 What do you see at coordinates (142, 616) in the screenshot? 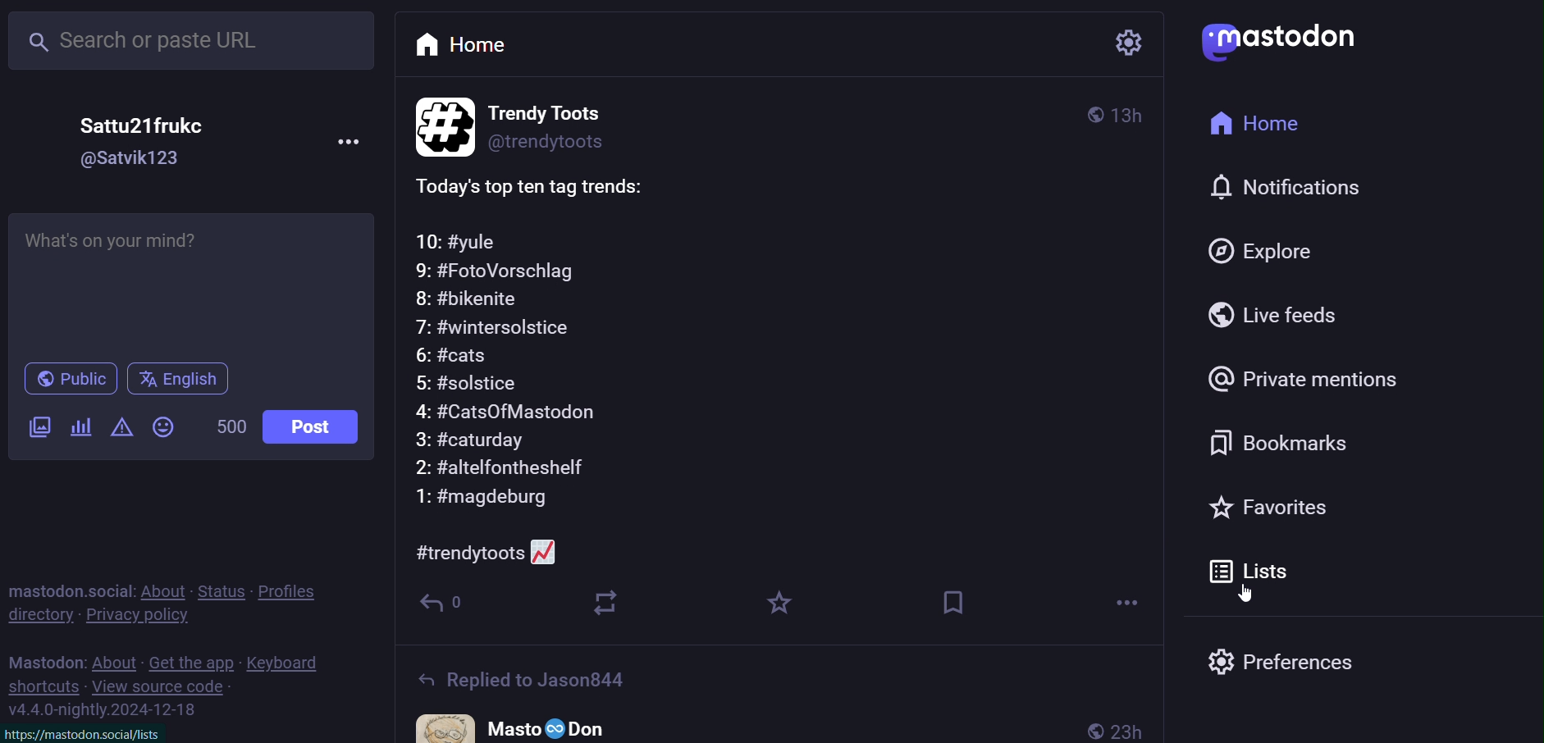
I see `private policy` at bounding box center [142, 616].